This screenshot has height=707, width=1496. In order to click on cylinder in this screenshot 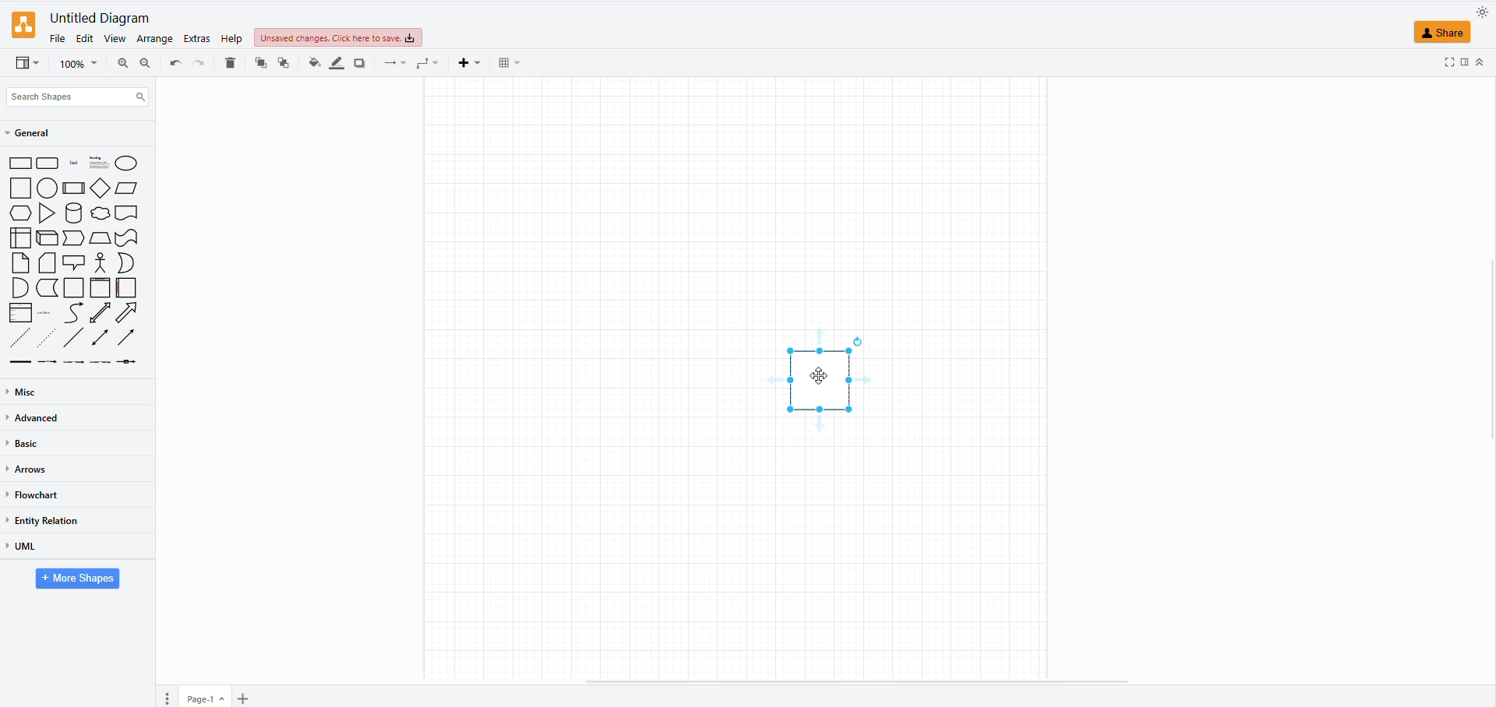, I will do `click(74, 215)`.